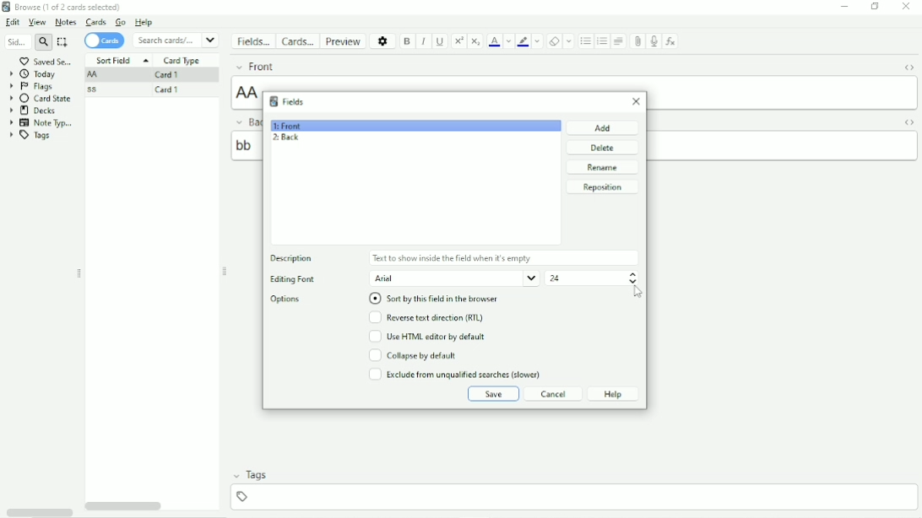  I want to click on AA, so click(95, 75).